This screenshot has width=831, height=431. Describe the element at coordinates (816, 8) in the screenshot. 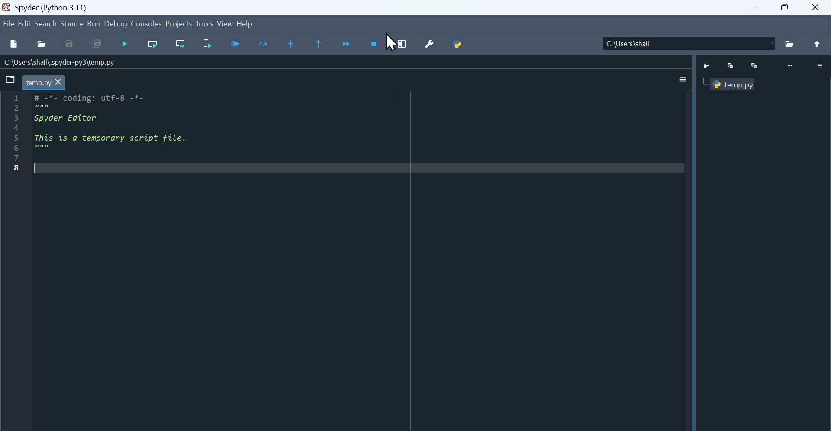

I see `close` at that location.